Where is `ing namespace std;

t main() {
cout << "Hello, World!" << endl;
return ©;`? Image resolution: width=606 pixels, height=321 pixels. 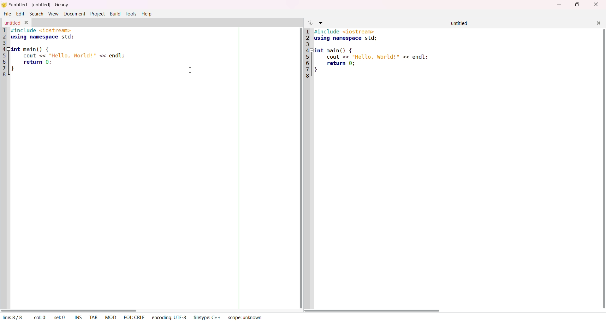
ing namespace std;

t main() {
cout << "Hello, World!" << endl;
return ©; is located at coordinates (69, 49).